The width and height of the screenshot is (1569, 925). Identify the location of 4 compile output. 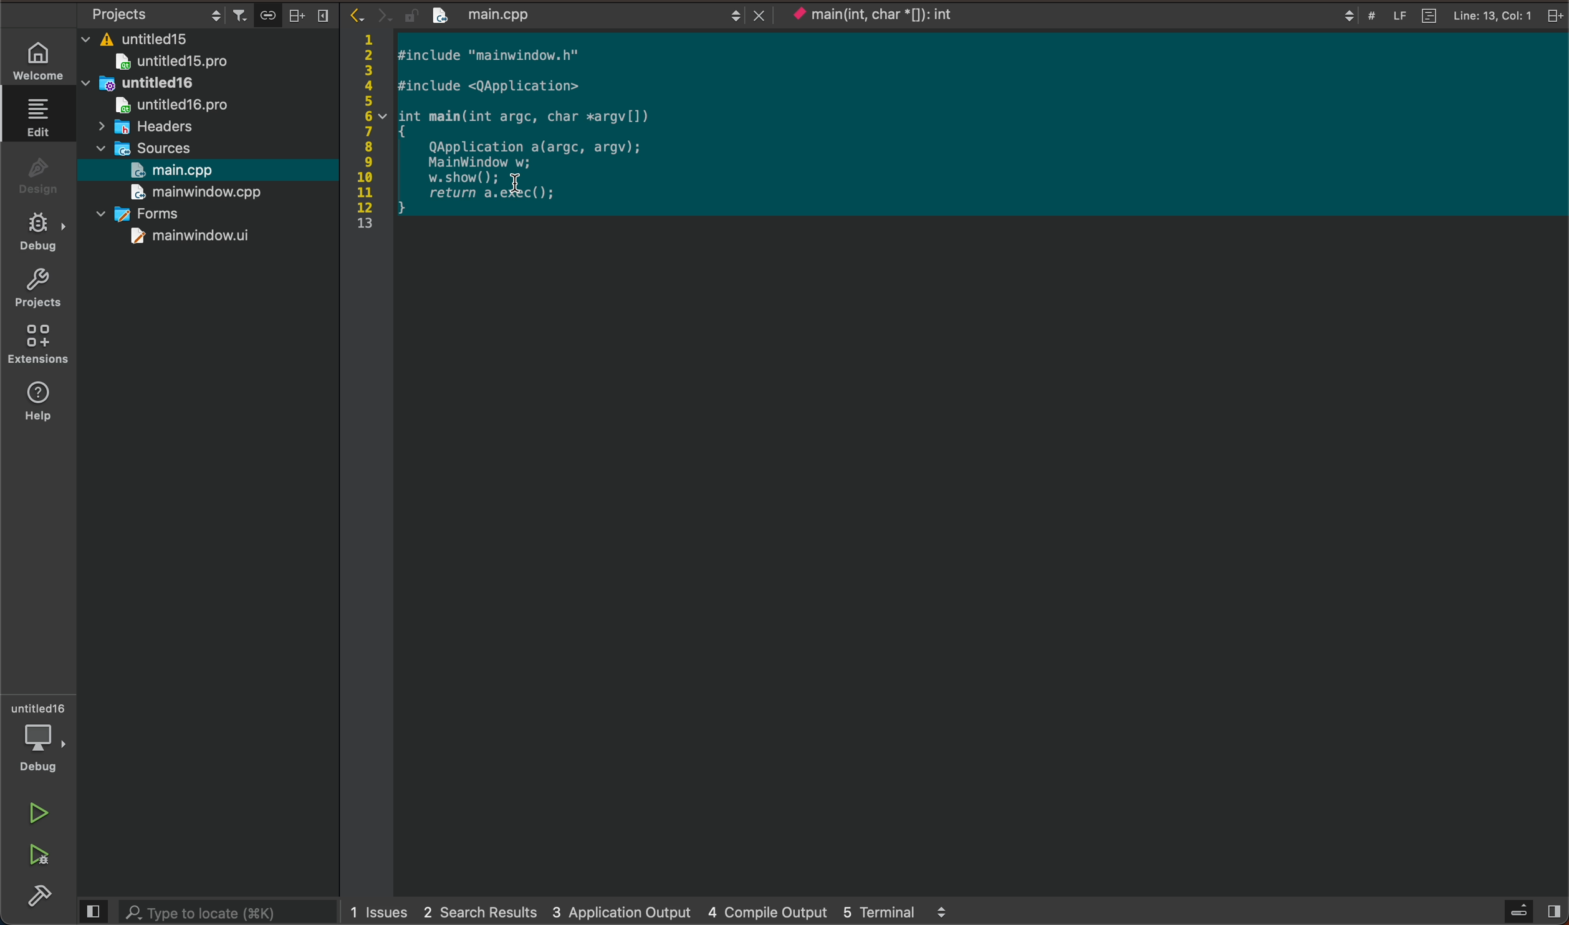
(771, 911).